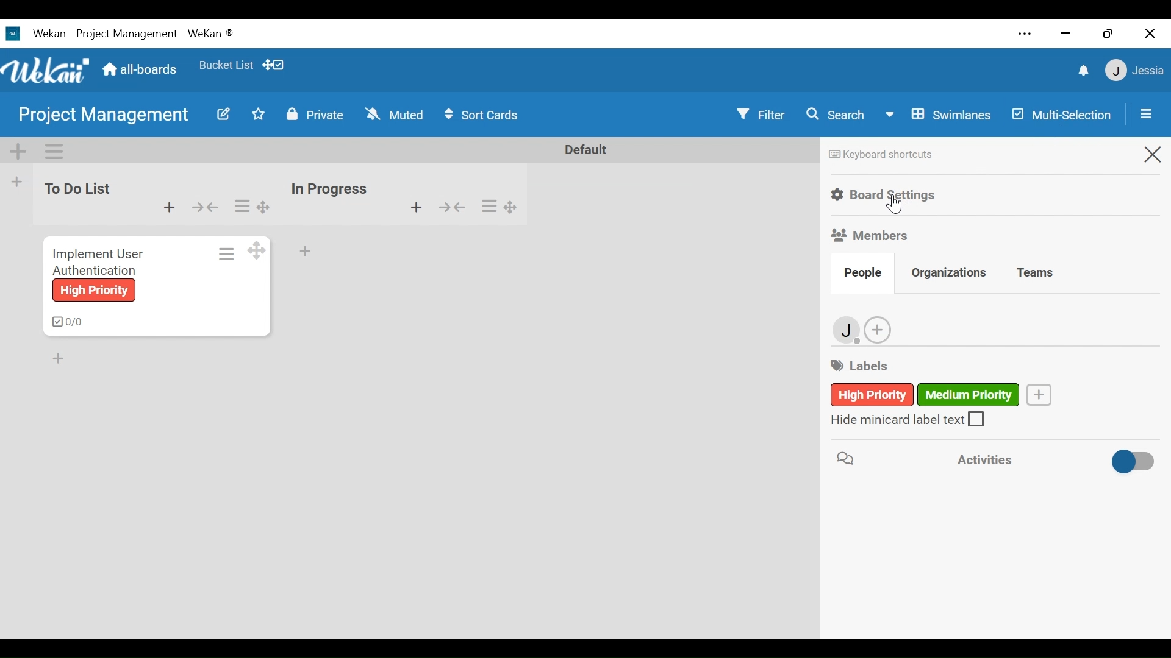  What do you see at coordinates (847, 395) in the screenshot?
I see `high priority` at bounding box center [847, 395].